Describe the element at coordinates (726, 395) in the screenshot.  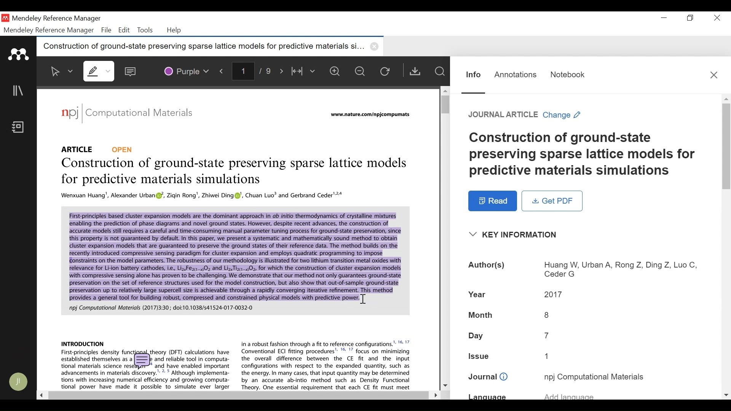
I see `scroll down` at that location.